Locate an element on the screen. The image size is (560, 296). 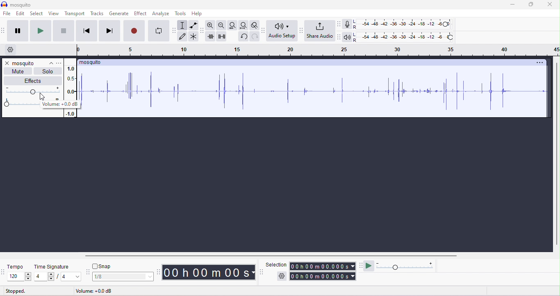
pan is located at coordinates (20, 103).